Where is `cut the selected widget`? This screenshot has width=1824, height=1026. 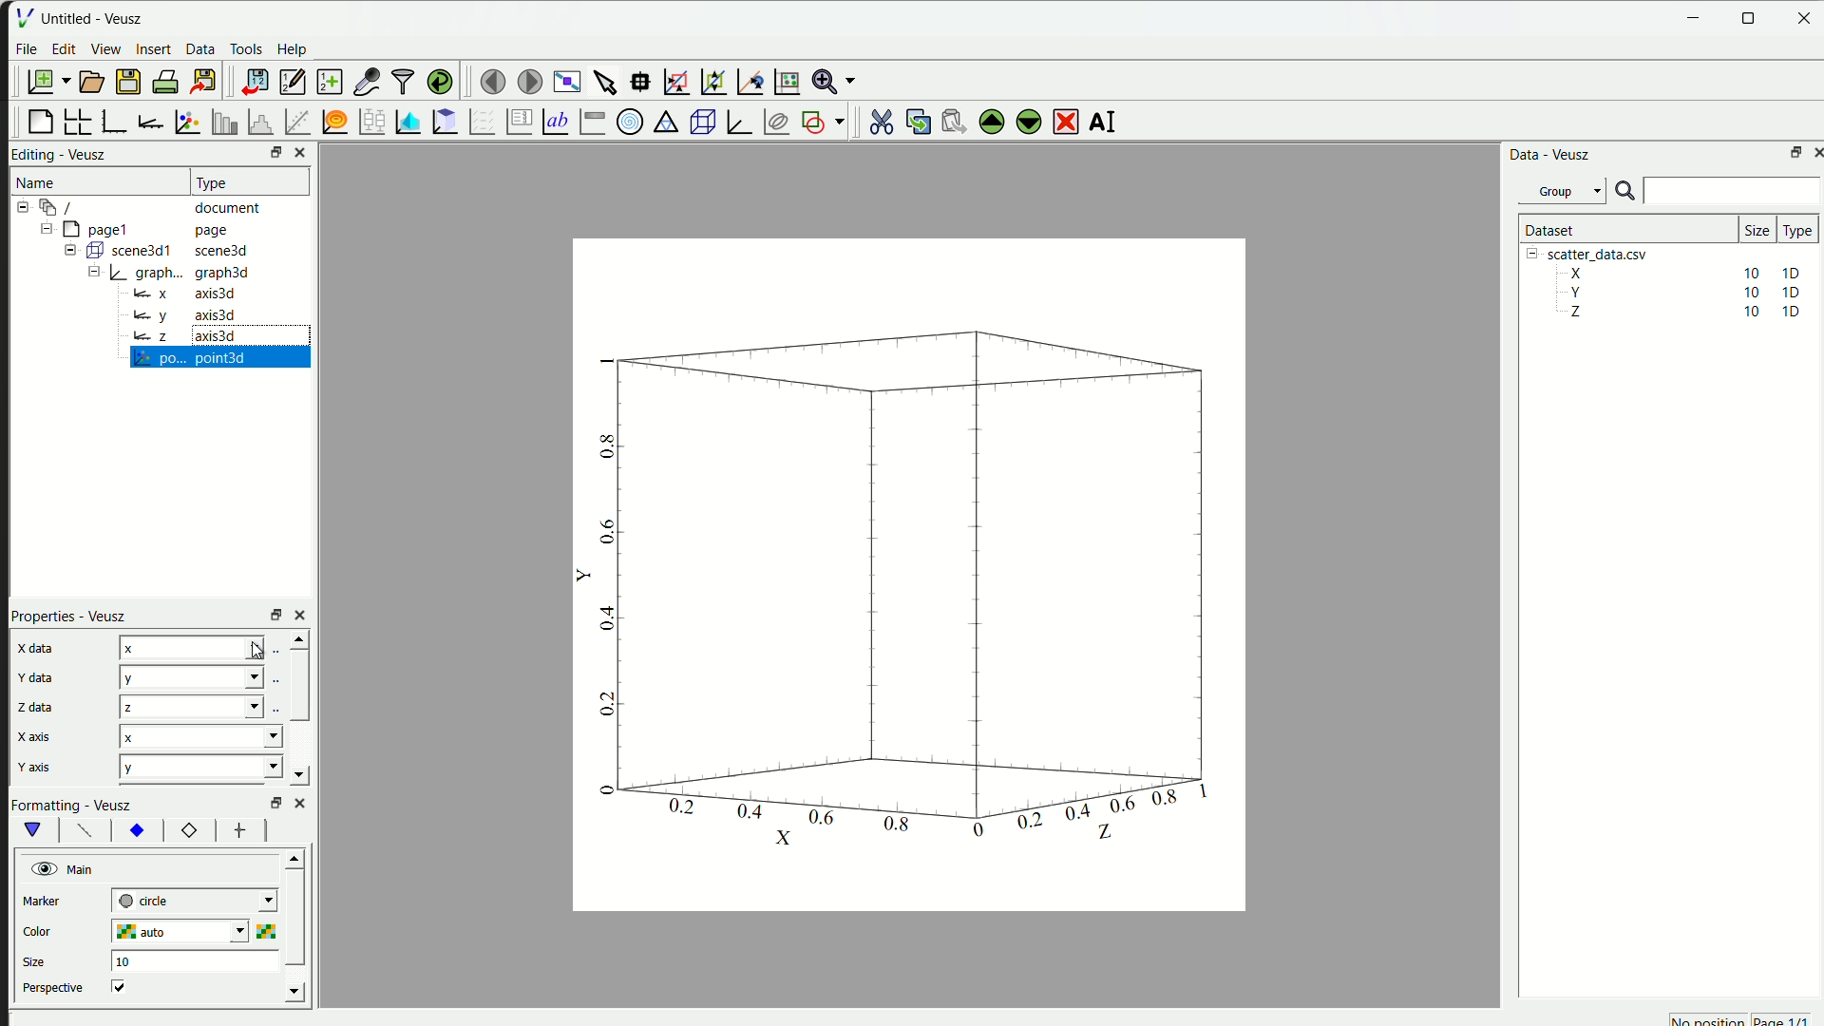 cut the selected widget is located at coordinates (879, 121).